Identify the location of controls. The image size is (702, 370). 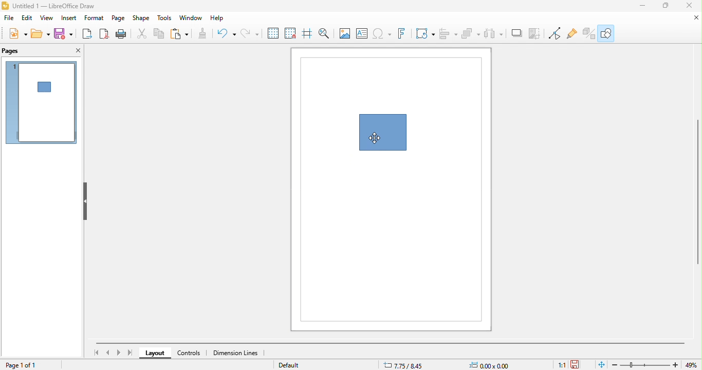
(192, 353).